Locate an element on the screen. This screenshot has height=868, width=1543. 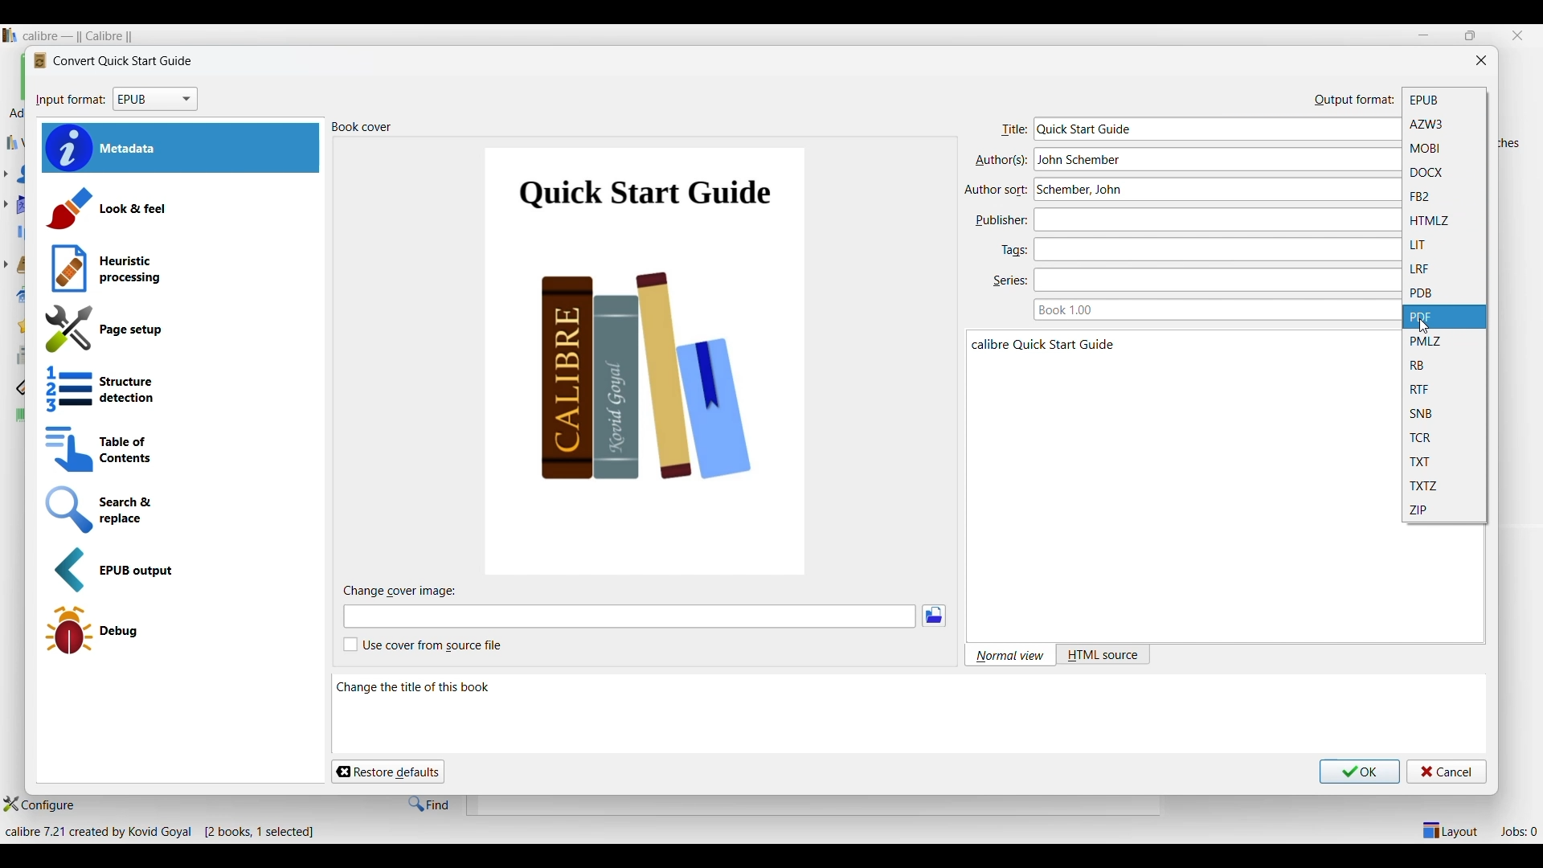
Normal view is located at coordinates (1011, 656).